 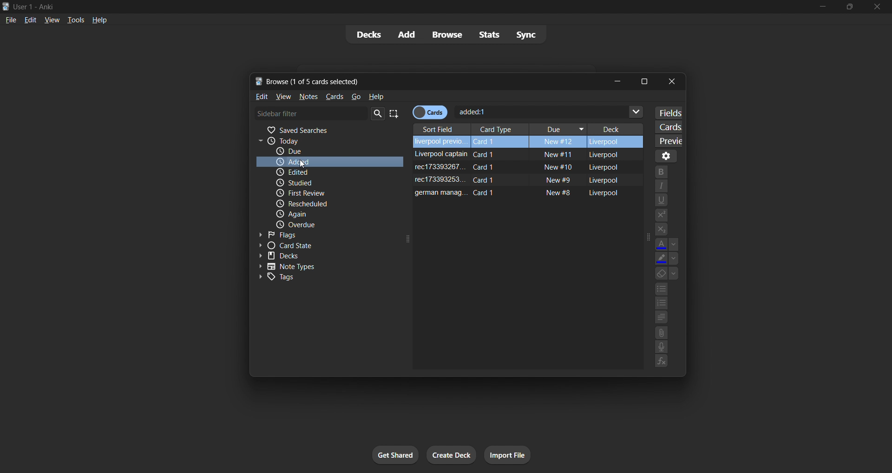 What do you see at coordinates (519, 153) in the screenshot?
I see `Liverpool captain Card 1 New #11 Liverpool` at bounding box center [519, 153].